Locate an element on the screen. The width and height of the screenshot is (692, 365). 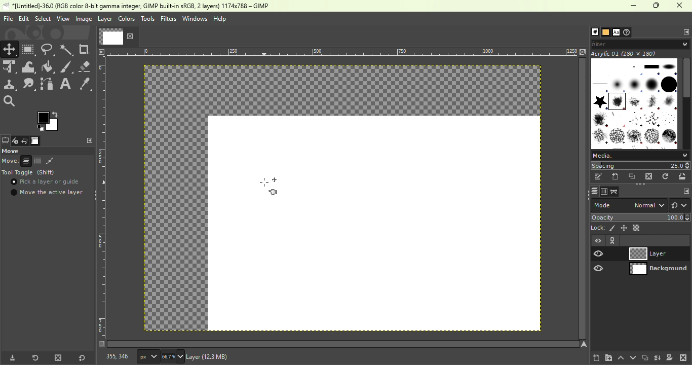
Filters is located at coordinates (168, 19).